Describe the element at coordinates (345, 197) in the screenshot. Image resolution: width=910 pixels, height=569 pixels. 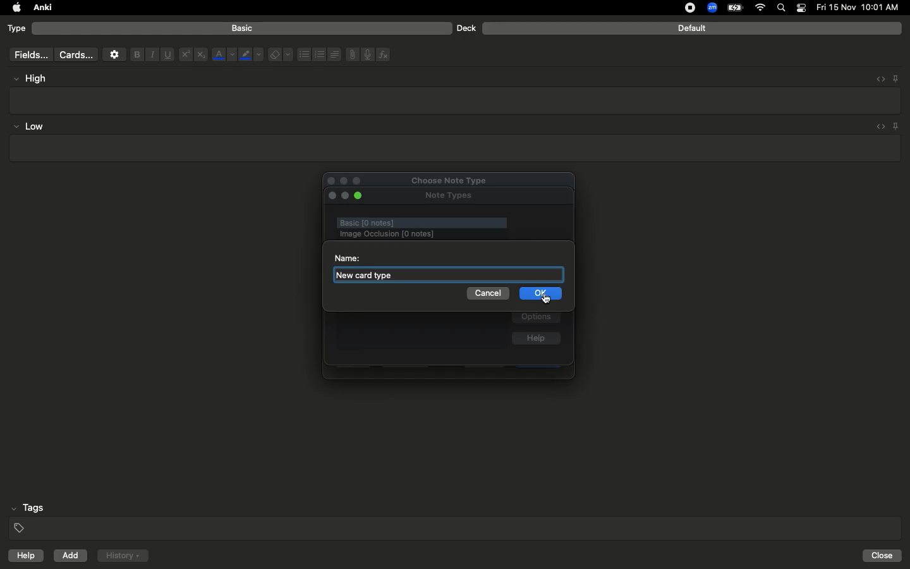
I see `minimize` at that location.